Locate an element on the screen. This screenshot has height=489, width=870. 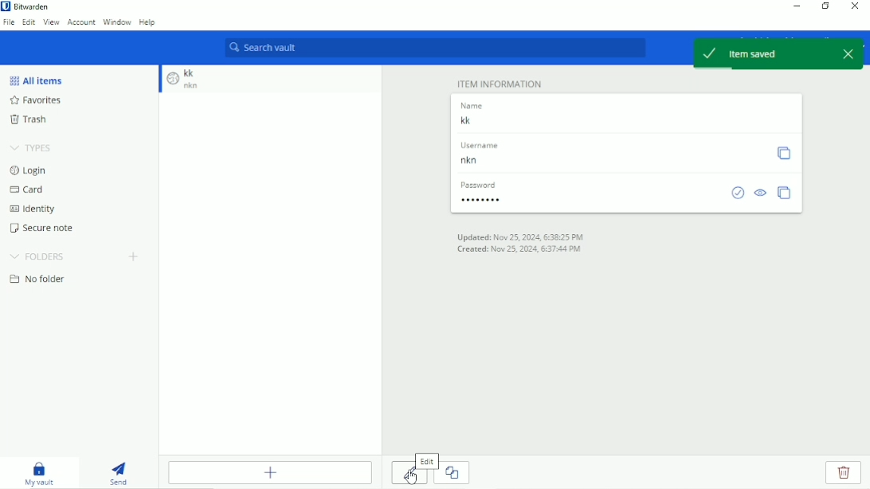
Send is located at coordinates (118, 474).